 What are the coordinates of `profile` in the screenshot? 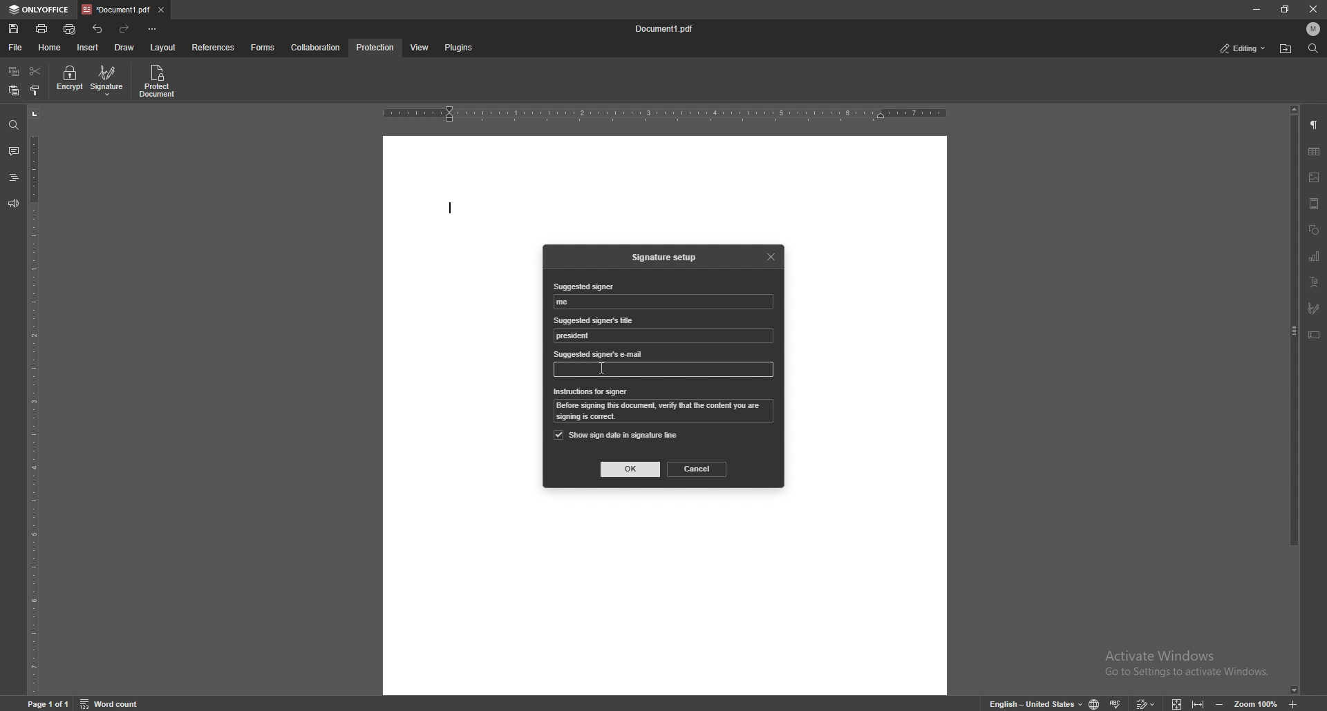 It's located at (1314, 29).